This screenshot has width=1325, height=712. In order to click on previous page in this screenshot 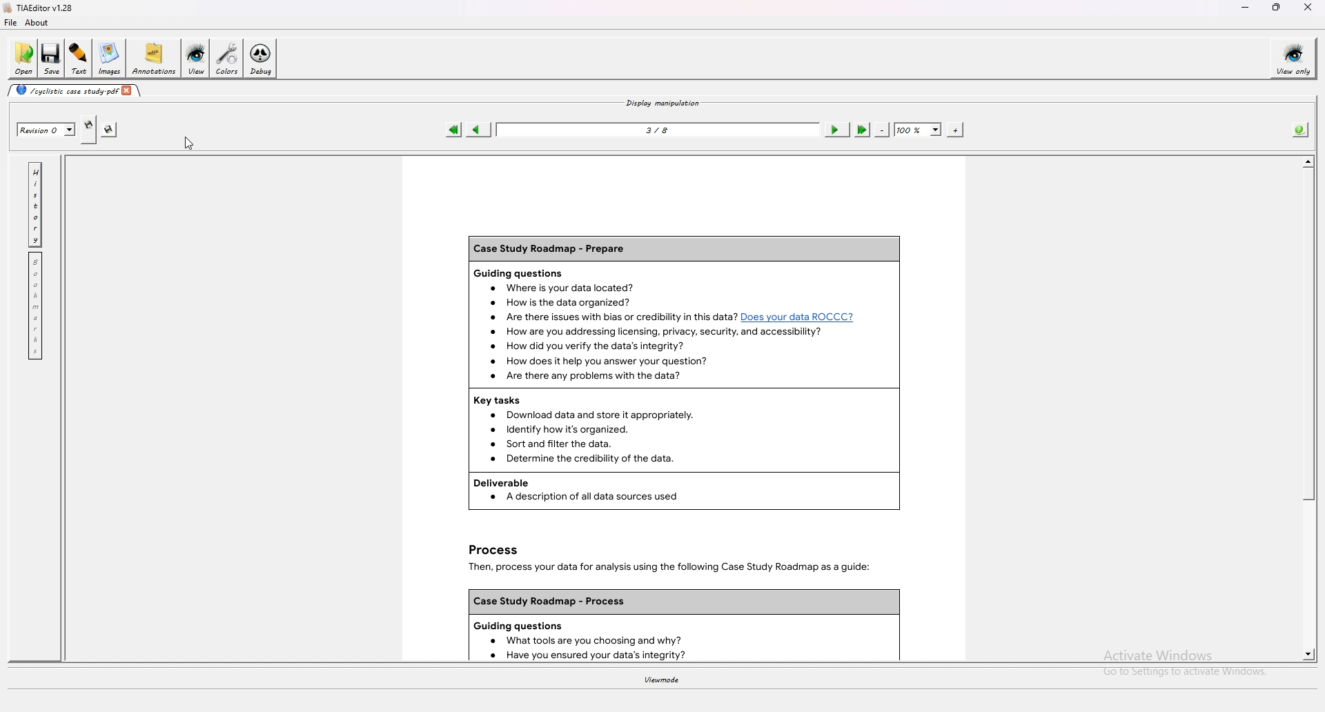, I will do `click(478, 130)`.